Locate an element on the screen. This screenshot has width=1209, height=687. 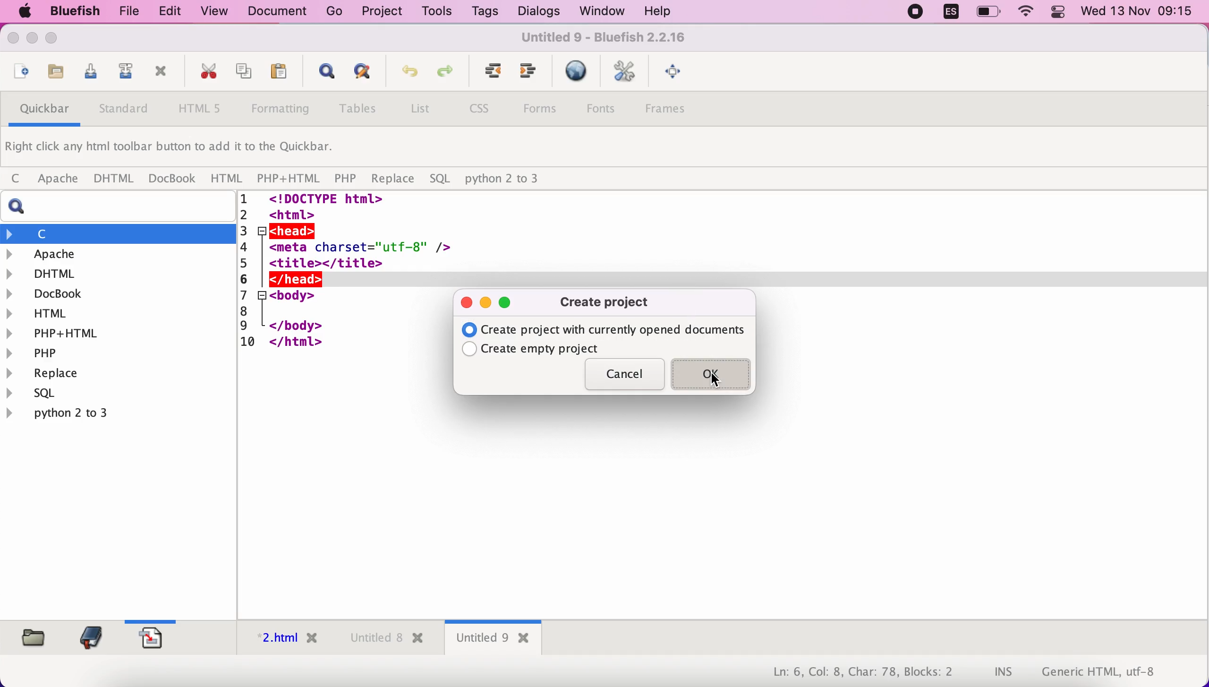
full screen is located at coordinates (675, 73).